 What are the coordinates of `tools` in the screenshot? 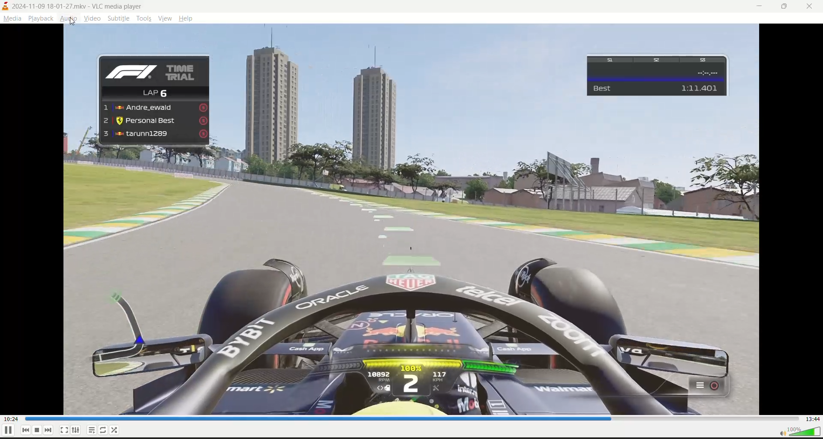 It's located at (143, 18).